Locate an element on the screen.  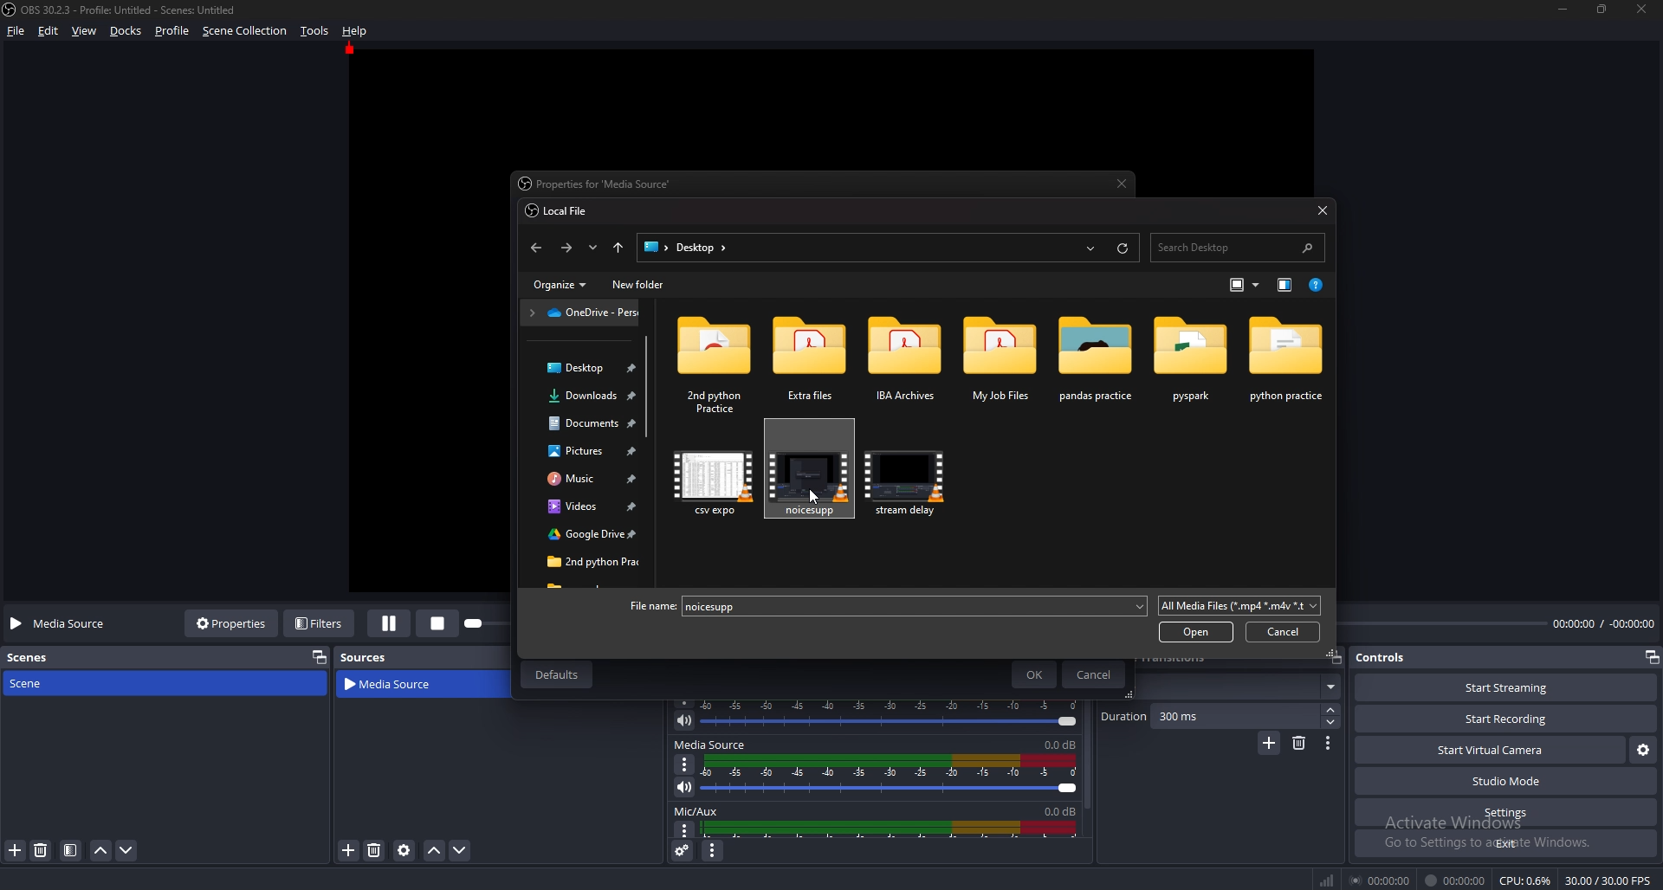
Remove configurable transitions is located at coordinates (1300, 742).